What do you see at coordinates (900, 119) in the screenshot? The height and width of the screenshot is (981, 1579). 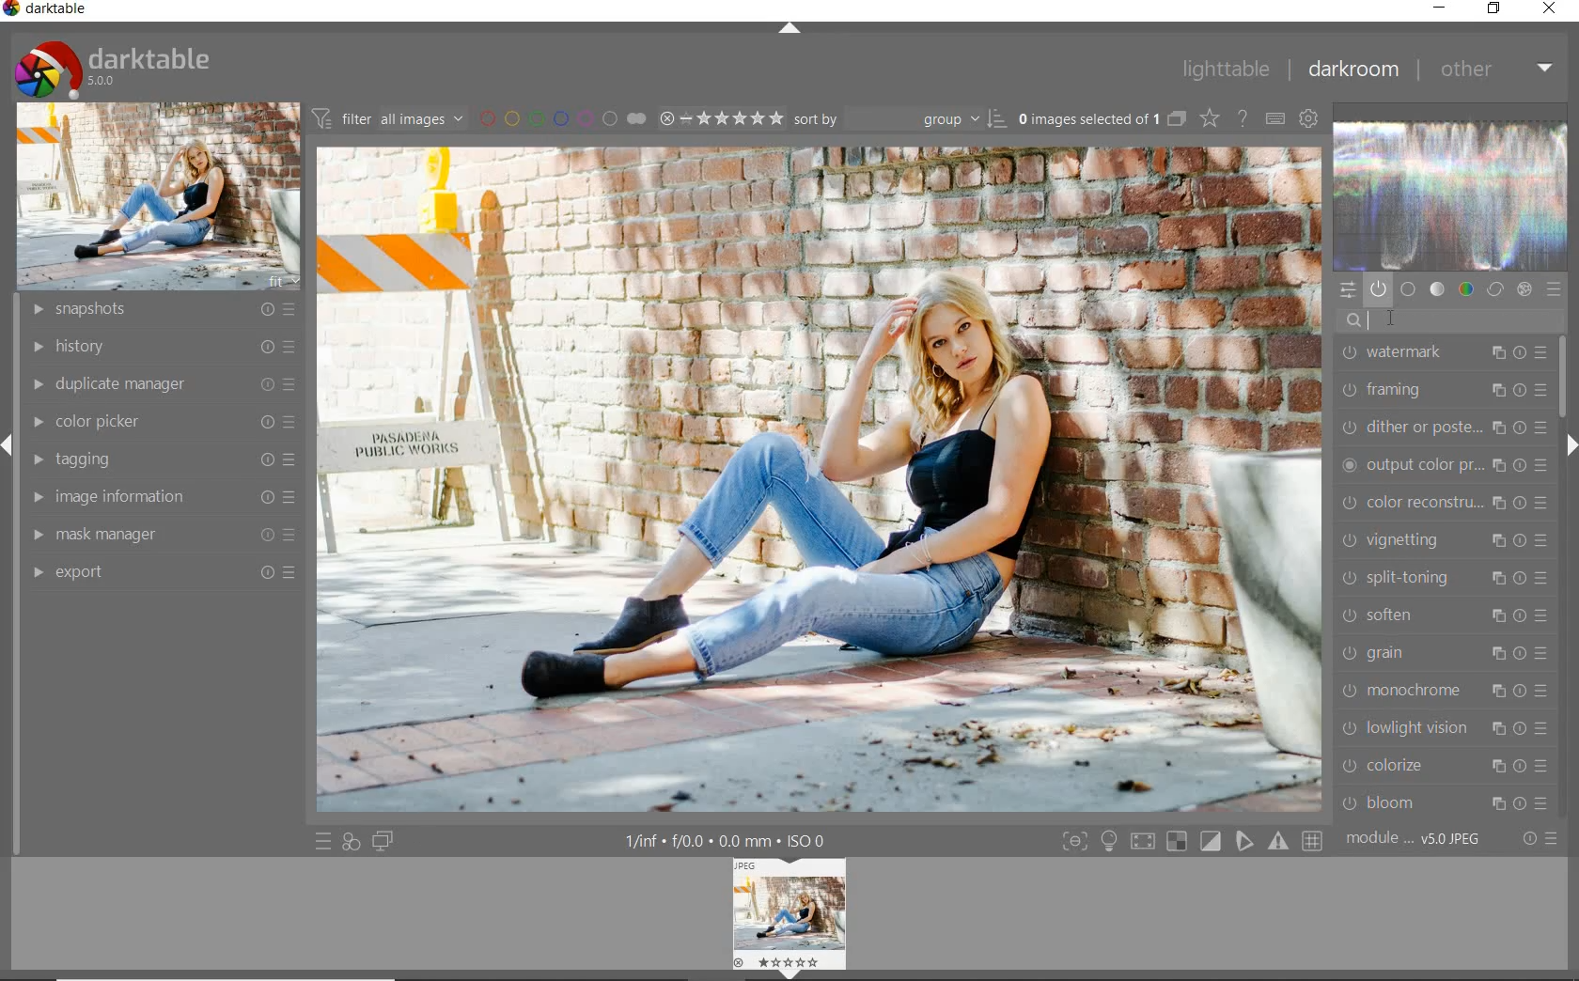 I see `Sort` at bounding box center [900, 119].